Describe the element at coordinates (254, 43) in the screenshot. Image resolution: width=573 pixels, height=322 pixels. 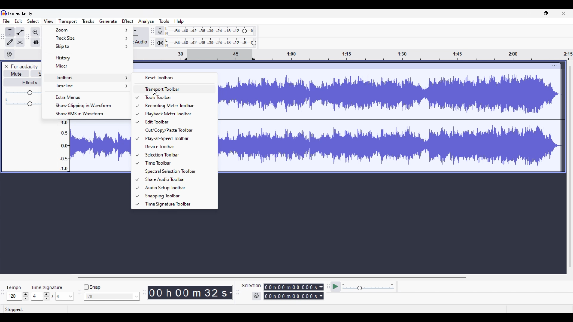
I see `Recording to change playback level ` at that location.